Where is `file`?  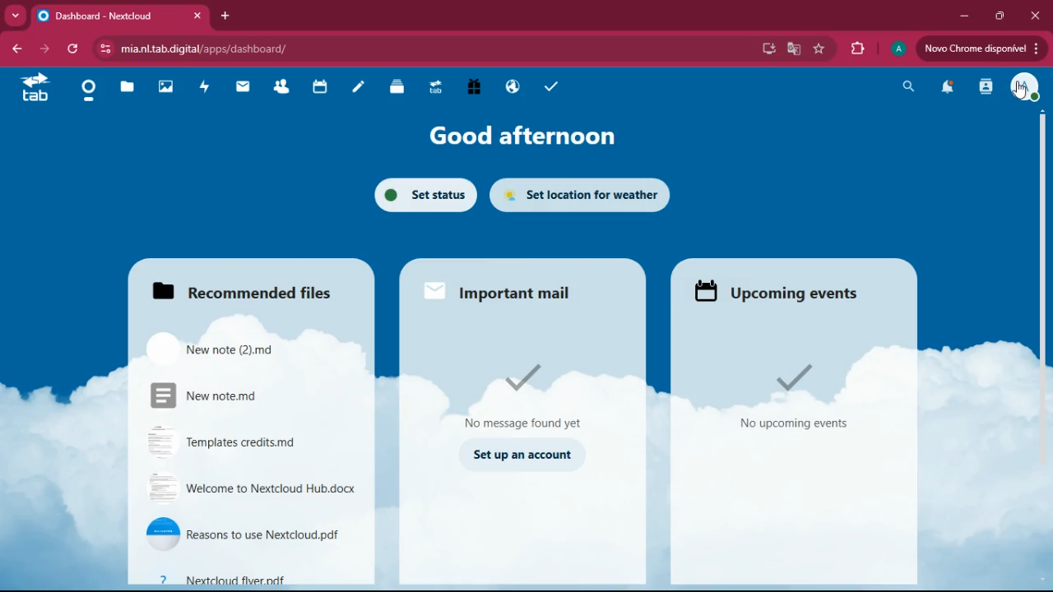
file is located at coordinates (245, 444).